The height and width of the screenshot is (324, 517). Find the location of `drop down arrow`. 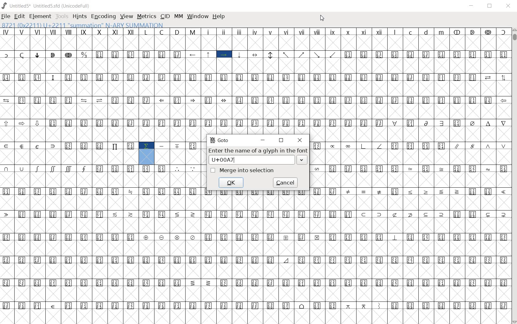

drop down arrow is located at coordinates (302, 159).